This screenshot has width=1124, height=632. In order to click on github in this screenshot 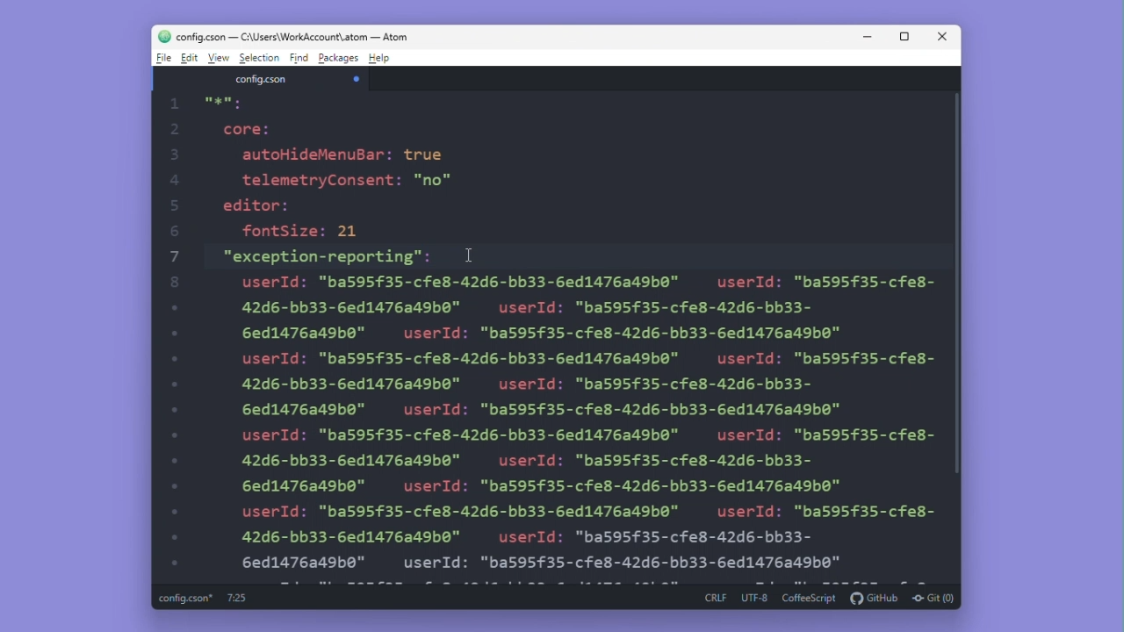, I will do `click(875, 597)`.